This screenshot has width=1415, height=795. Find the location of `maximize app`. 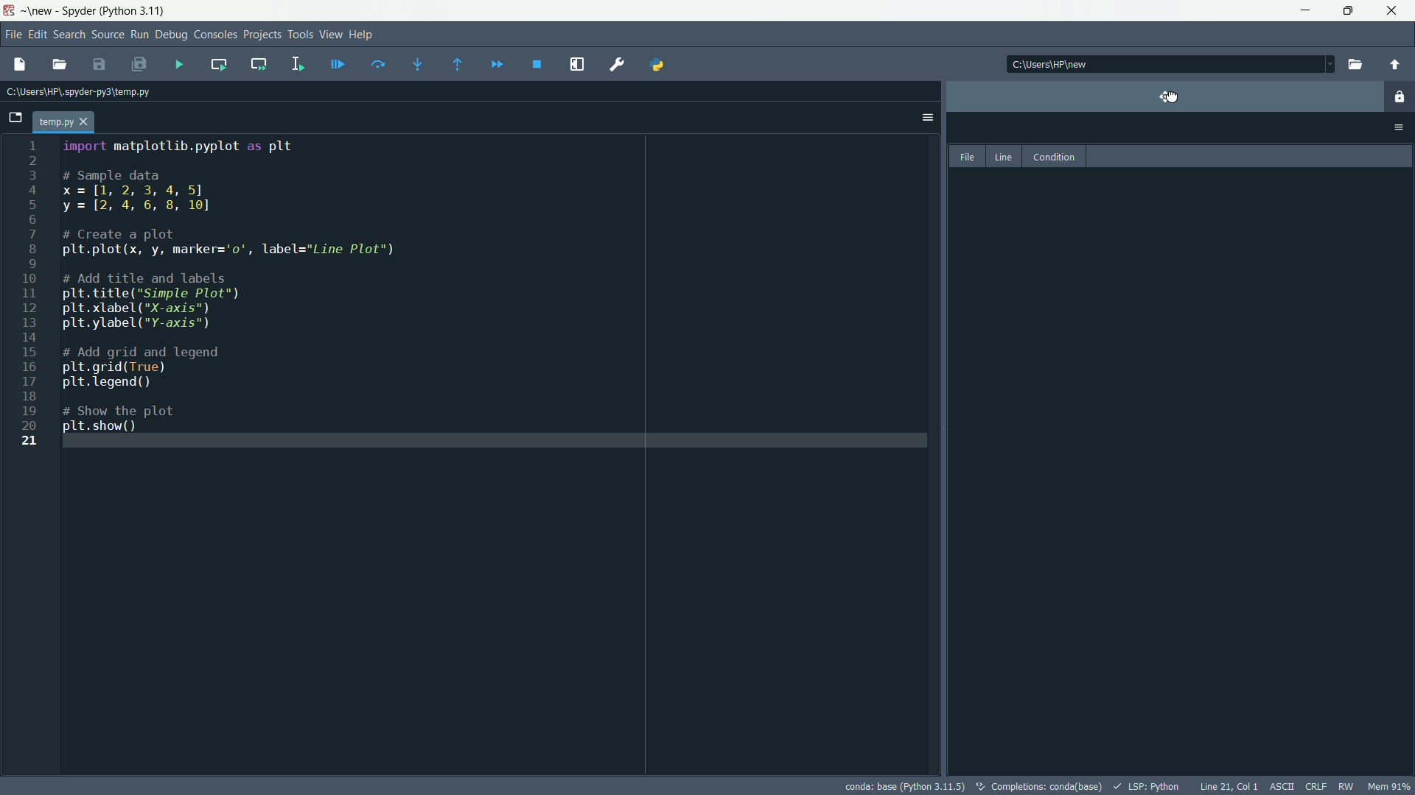

maximize app is located at coordinates (1394, 11).